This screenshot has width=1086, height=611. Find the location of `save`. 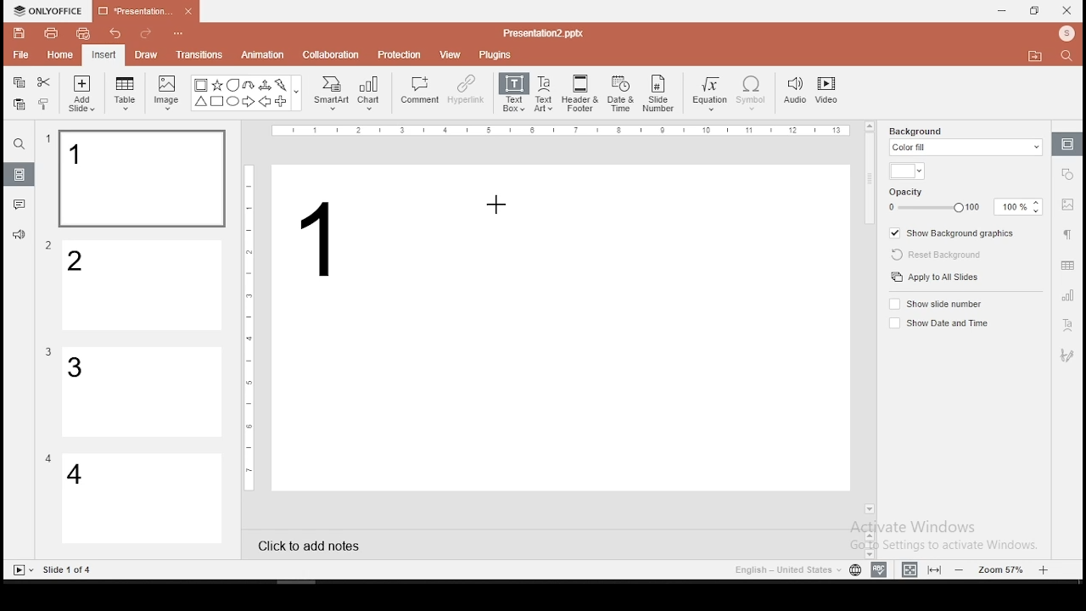

save is located at coordinates (20, 32).